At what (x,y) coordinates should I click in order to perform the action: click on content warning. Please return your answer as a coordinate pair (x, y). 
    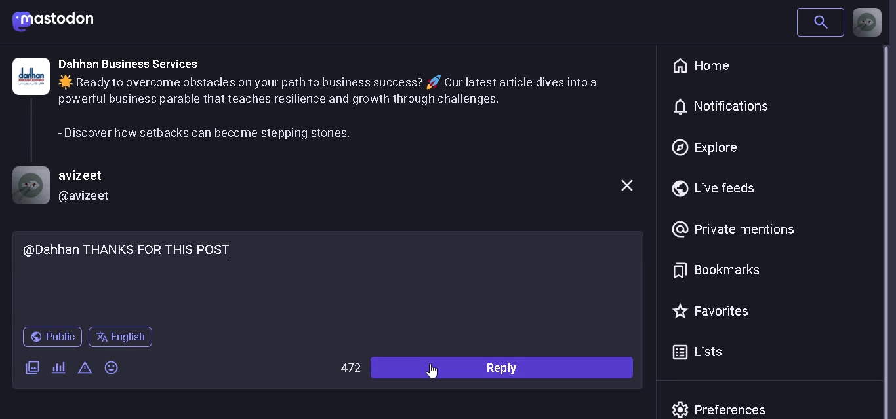
    Looking at the image, I should click on (85, 369).